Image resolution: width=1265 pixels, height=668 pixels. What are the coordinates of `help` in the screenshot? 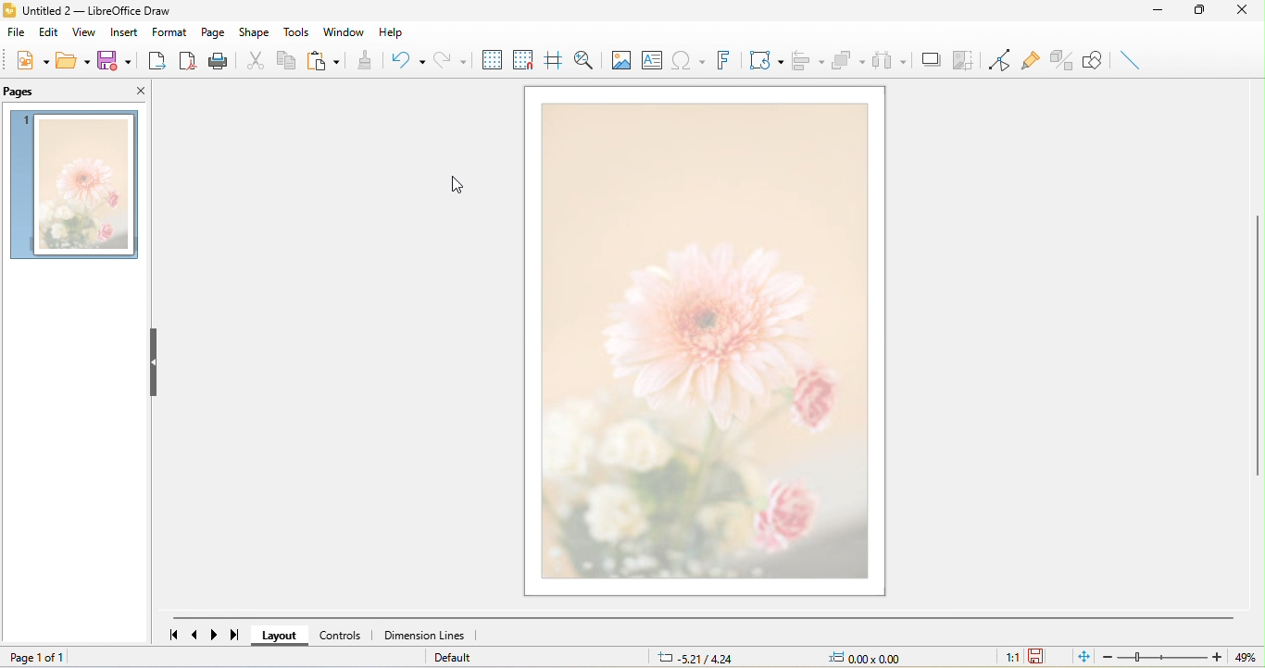 It's located at (395, 30).